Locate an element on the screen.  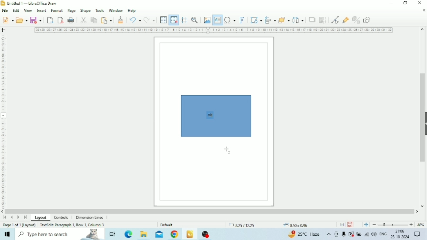
Page 1 of 1 (Layout) is located at coordinates (19, 225).